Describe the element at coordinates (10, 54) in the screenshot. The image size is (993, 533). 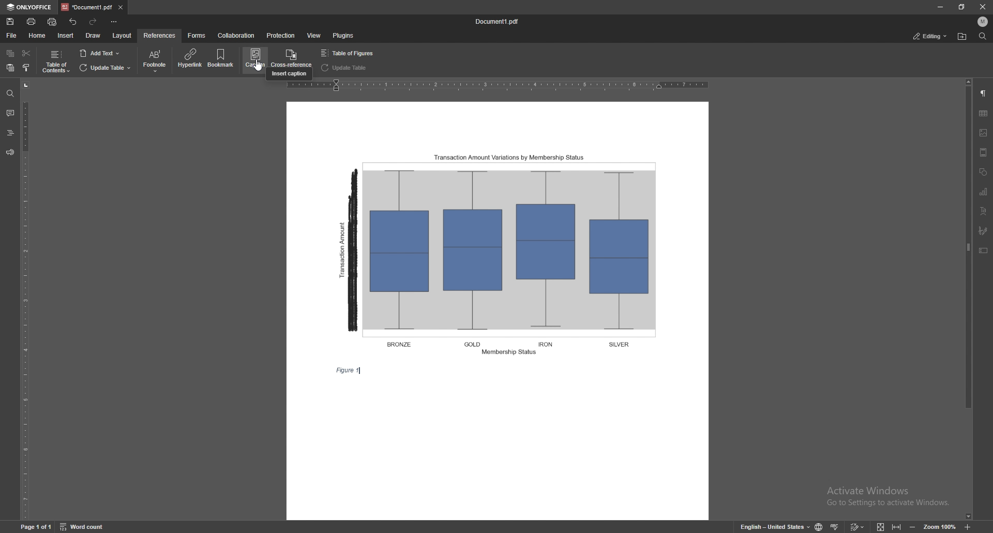
I see `copy` at that location.